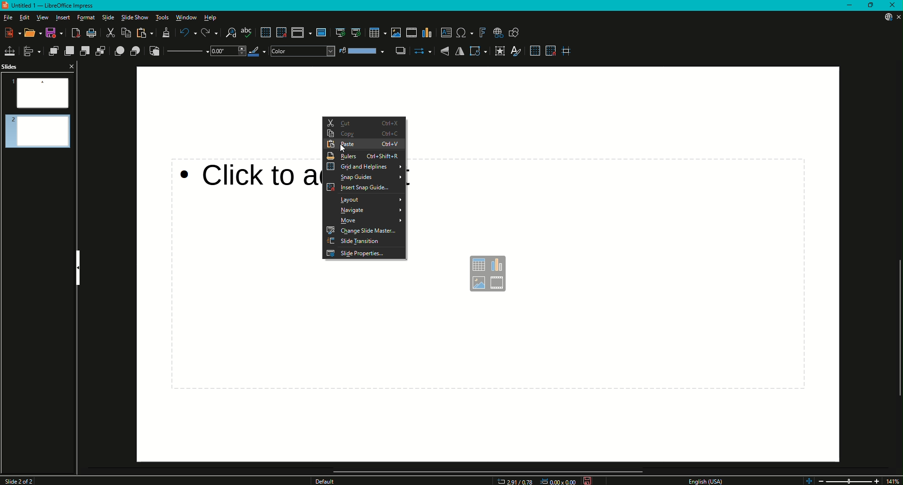 Image resolution: width=903 pixels, height=485 pixels. Describe the element at coordinates (411, 31) in the screenshot. I see `Insert Audio or Video` at that location.